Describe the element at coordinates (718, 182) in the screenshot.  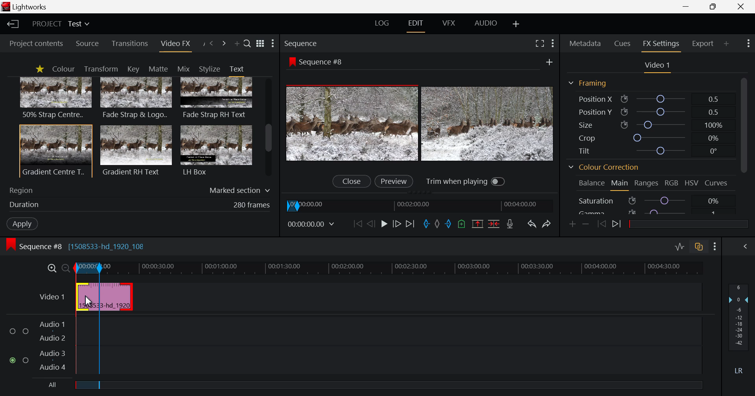
I see `Curves` at that location.